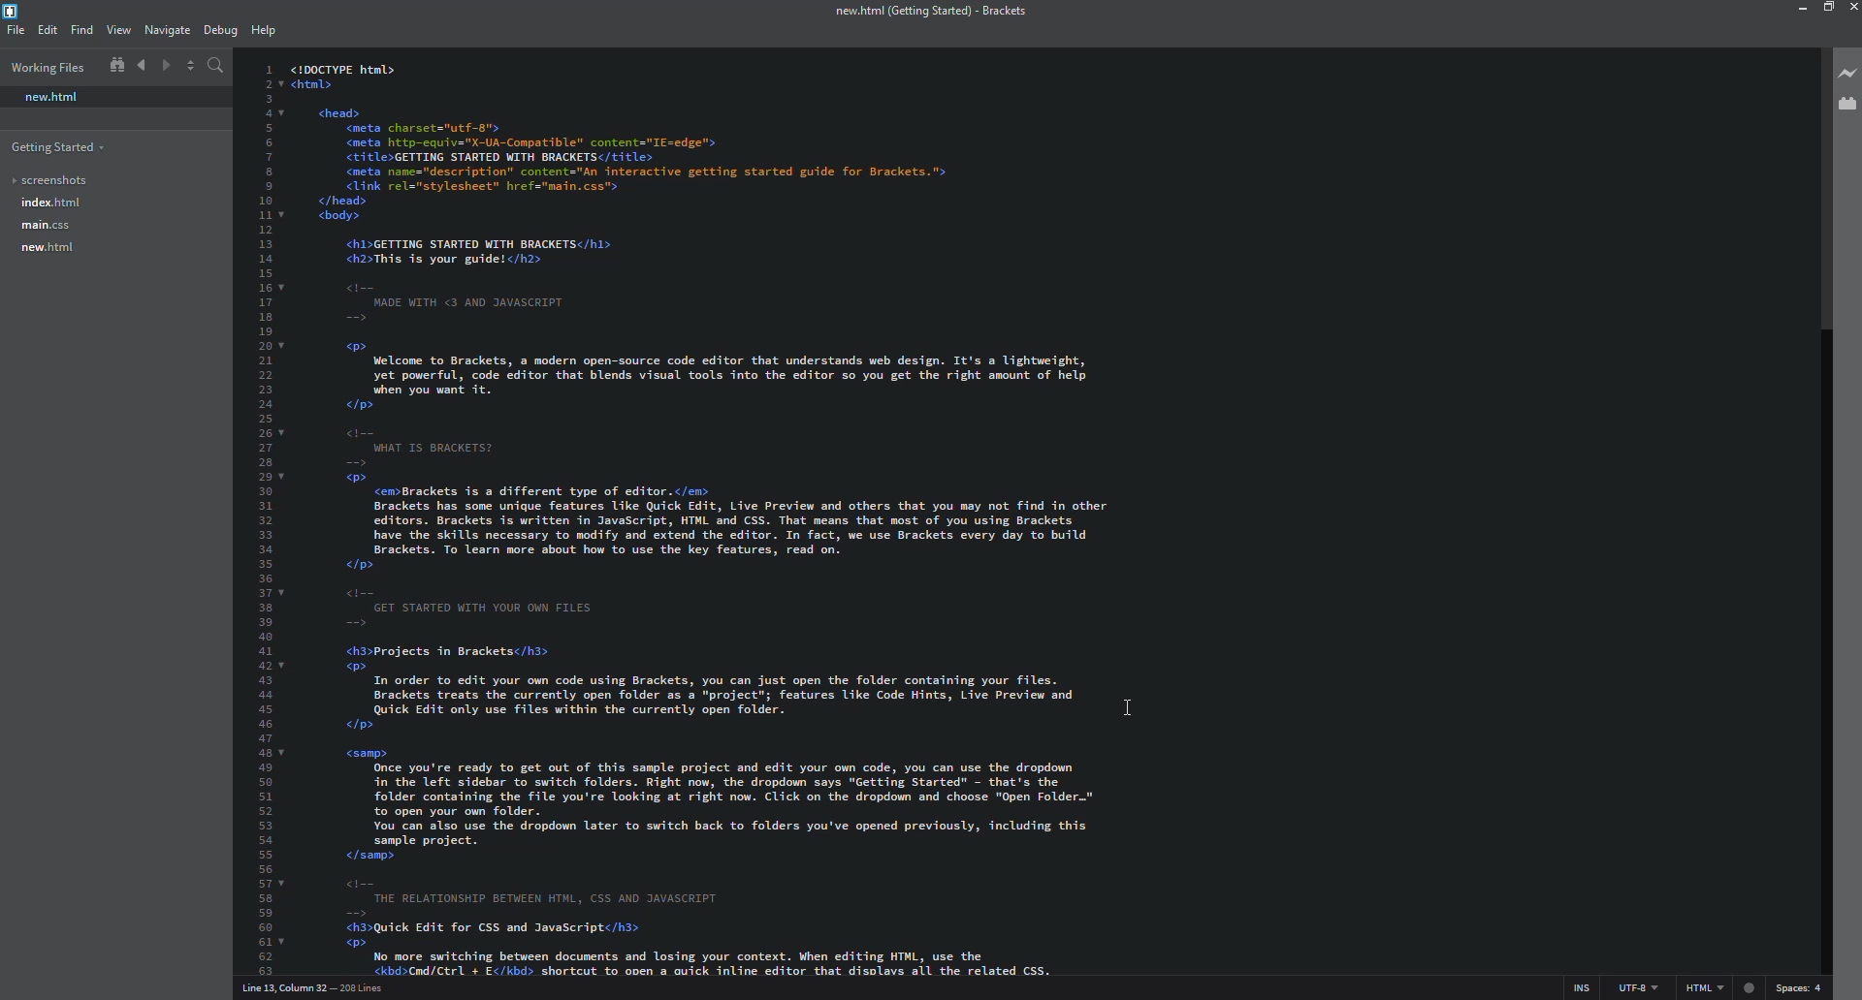  What do you see at coordinates (1827, 180) in the screenshot?
I see `scroll bar` at bounding box center [1827, 180].